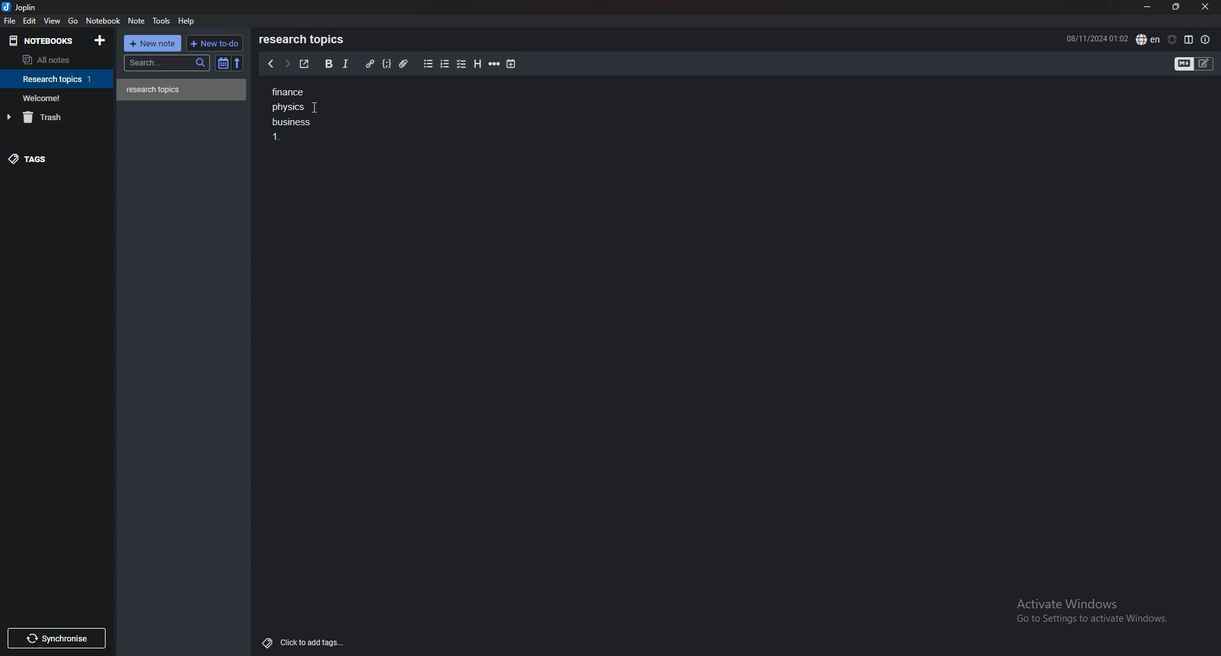  What do you see at coordinates (303, 64) in the screenshot?
I see `toggle external editor` at bounding box center [303, 64].